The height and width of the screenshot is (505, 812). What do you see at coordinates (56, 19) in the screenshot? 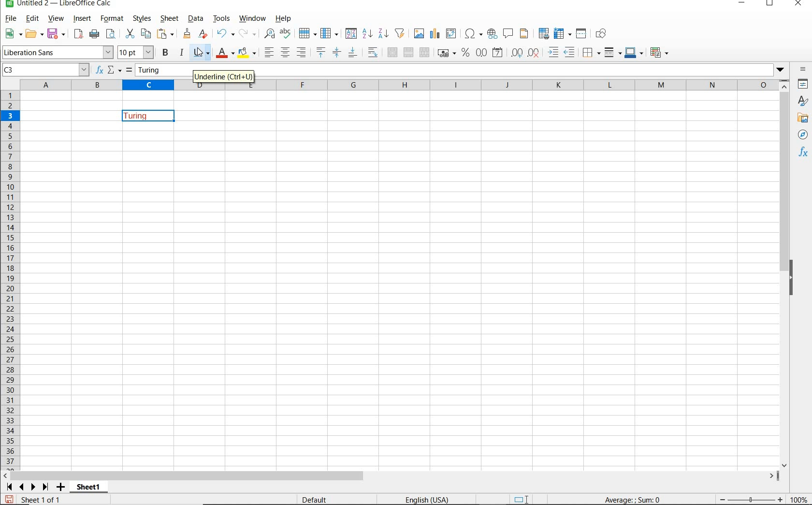
I see `VIEW` at bounding box center [56, 19].